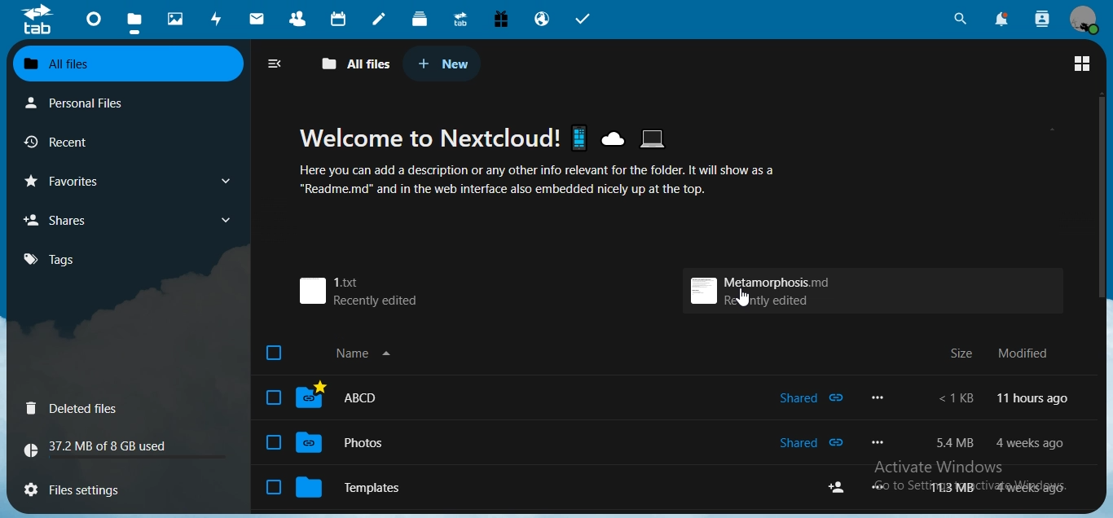 The height and width of the screenshot is (518, 1113). I want to click on mail, so click(257, 20).